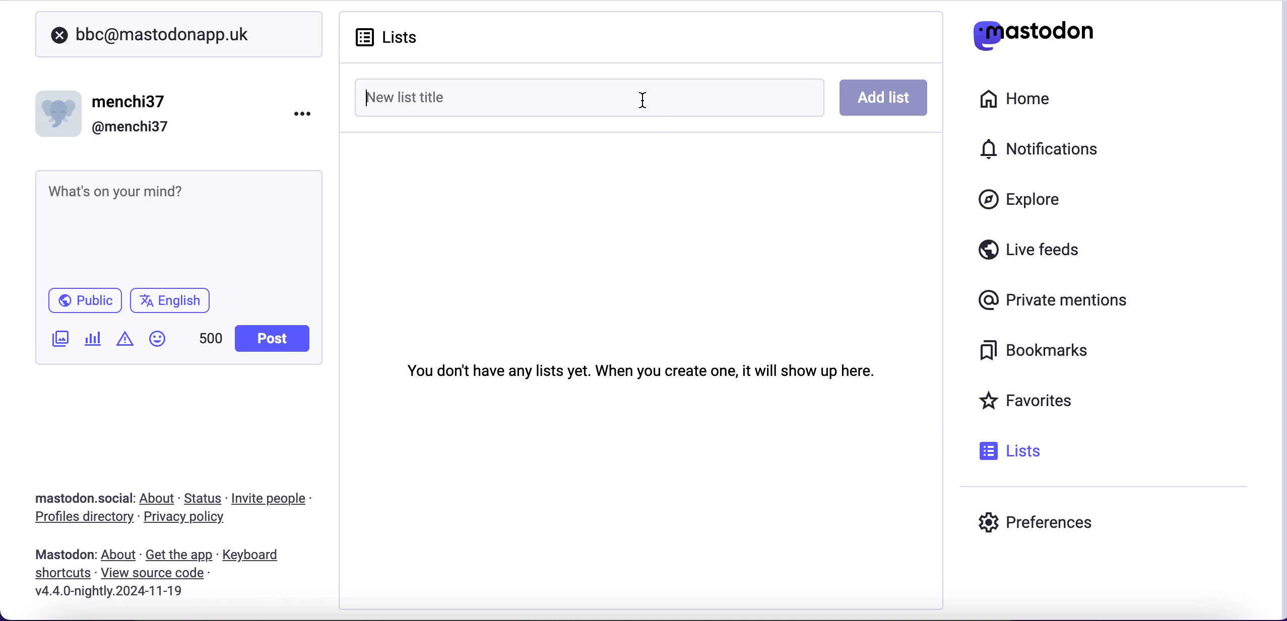 This screenshot has height=621, width=1287. Describe the element at coordinates (110, 112) in the screenshot. I see `user name` at that location.